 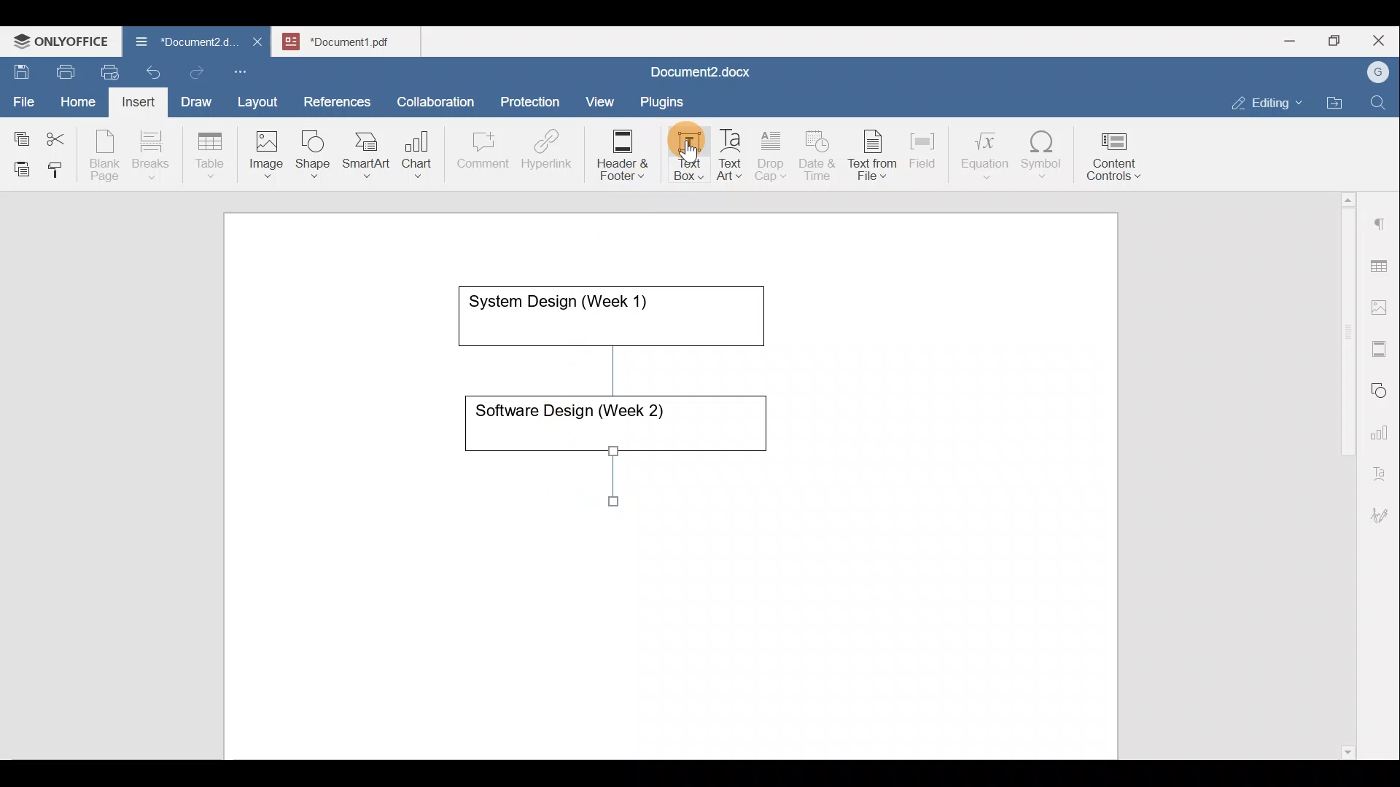 What do you see at coordinates (1382, 426) in the screenshot?
I see `Chart settings` at bounding box center [1382, 426].